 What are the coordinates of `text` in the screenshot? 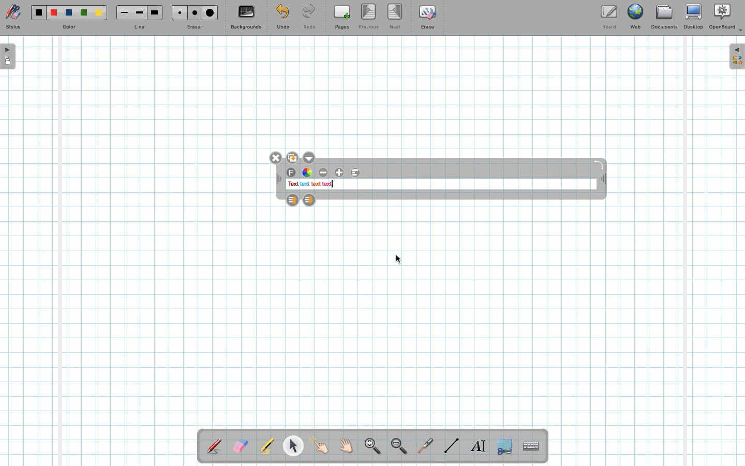 It's located at (304, 184).